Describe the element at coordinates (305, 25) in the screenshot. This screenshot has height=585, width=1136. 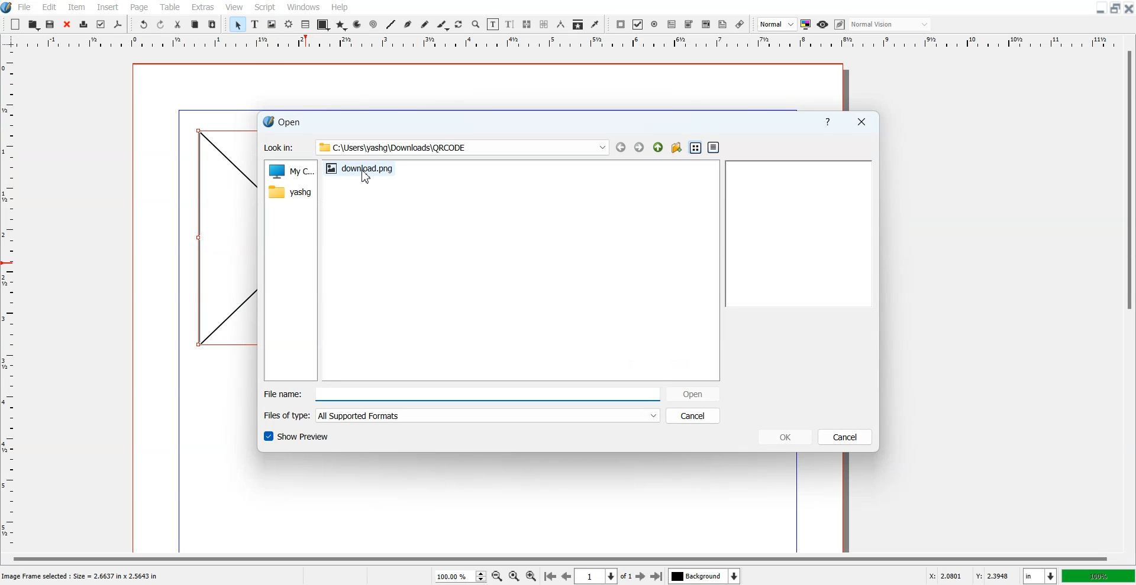
I see `Table` at that location.